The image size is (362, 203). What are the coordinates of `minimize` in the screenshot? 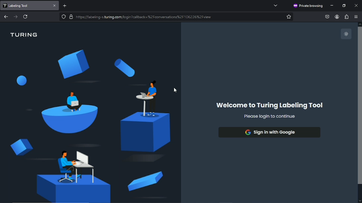 It's located at (332, 6).